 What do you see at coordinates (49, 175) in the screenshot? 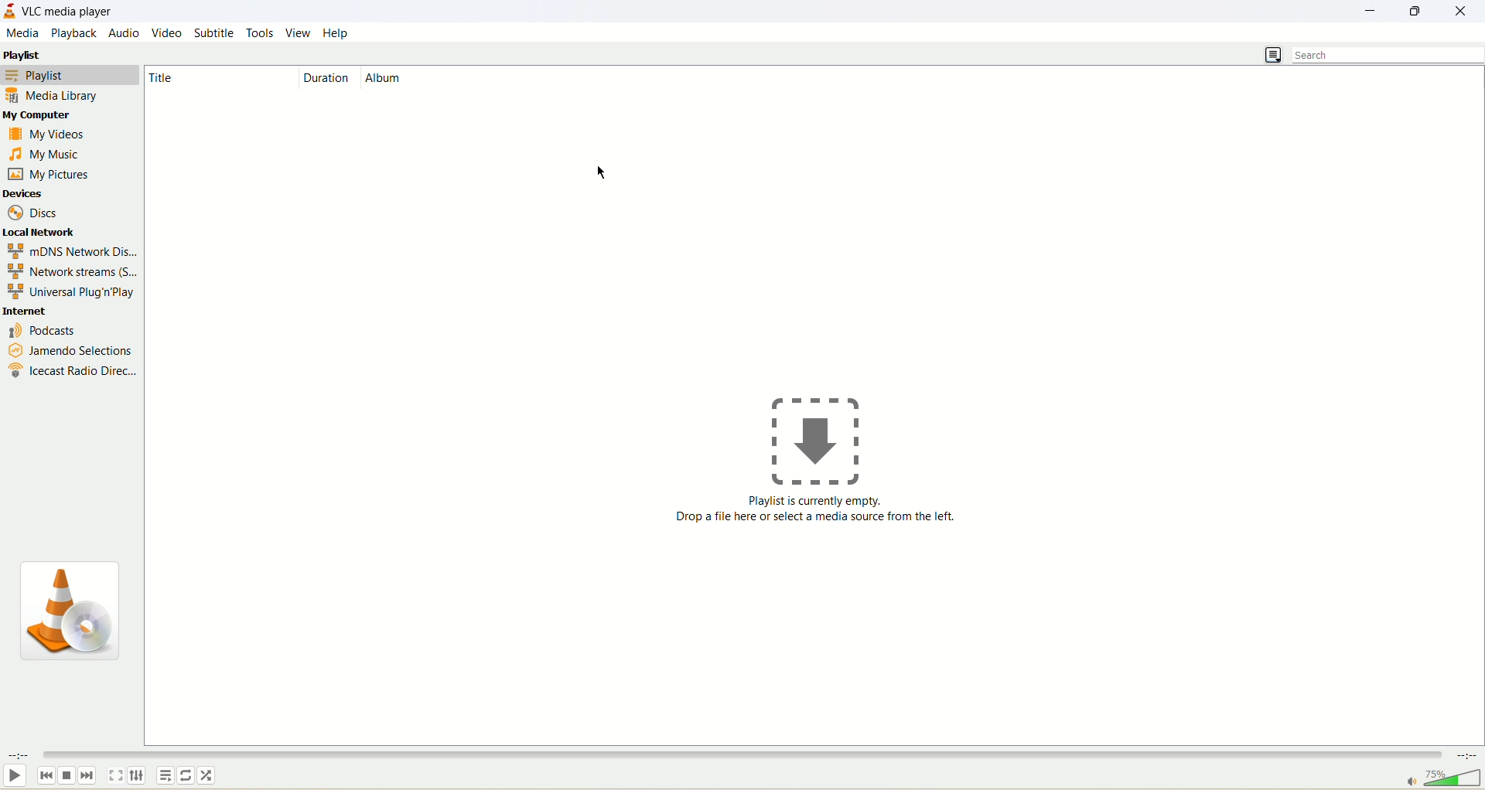
I see `my pictures` at bounding box center [49, 175].